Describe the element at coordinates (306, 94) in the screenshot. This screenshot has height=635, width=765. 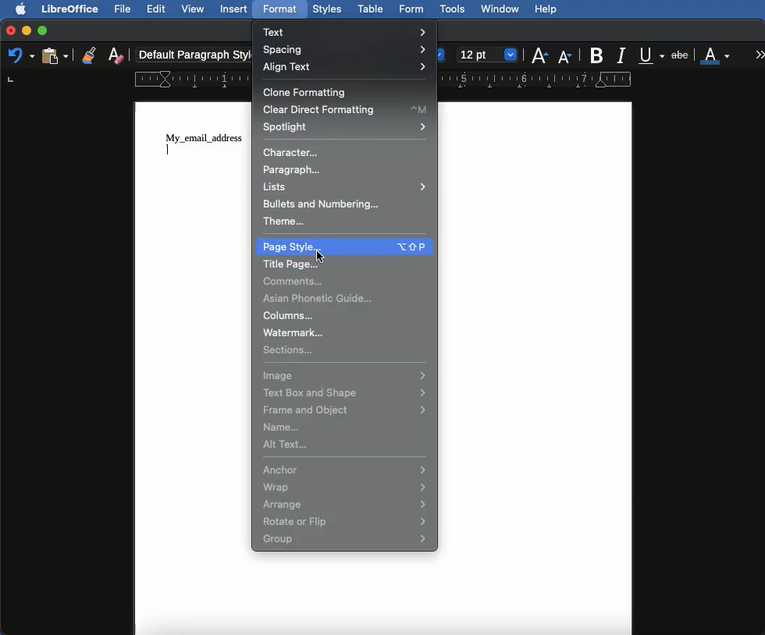
I see `Clone formatting` at that location.